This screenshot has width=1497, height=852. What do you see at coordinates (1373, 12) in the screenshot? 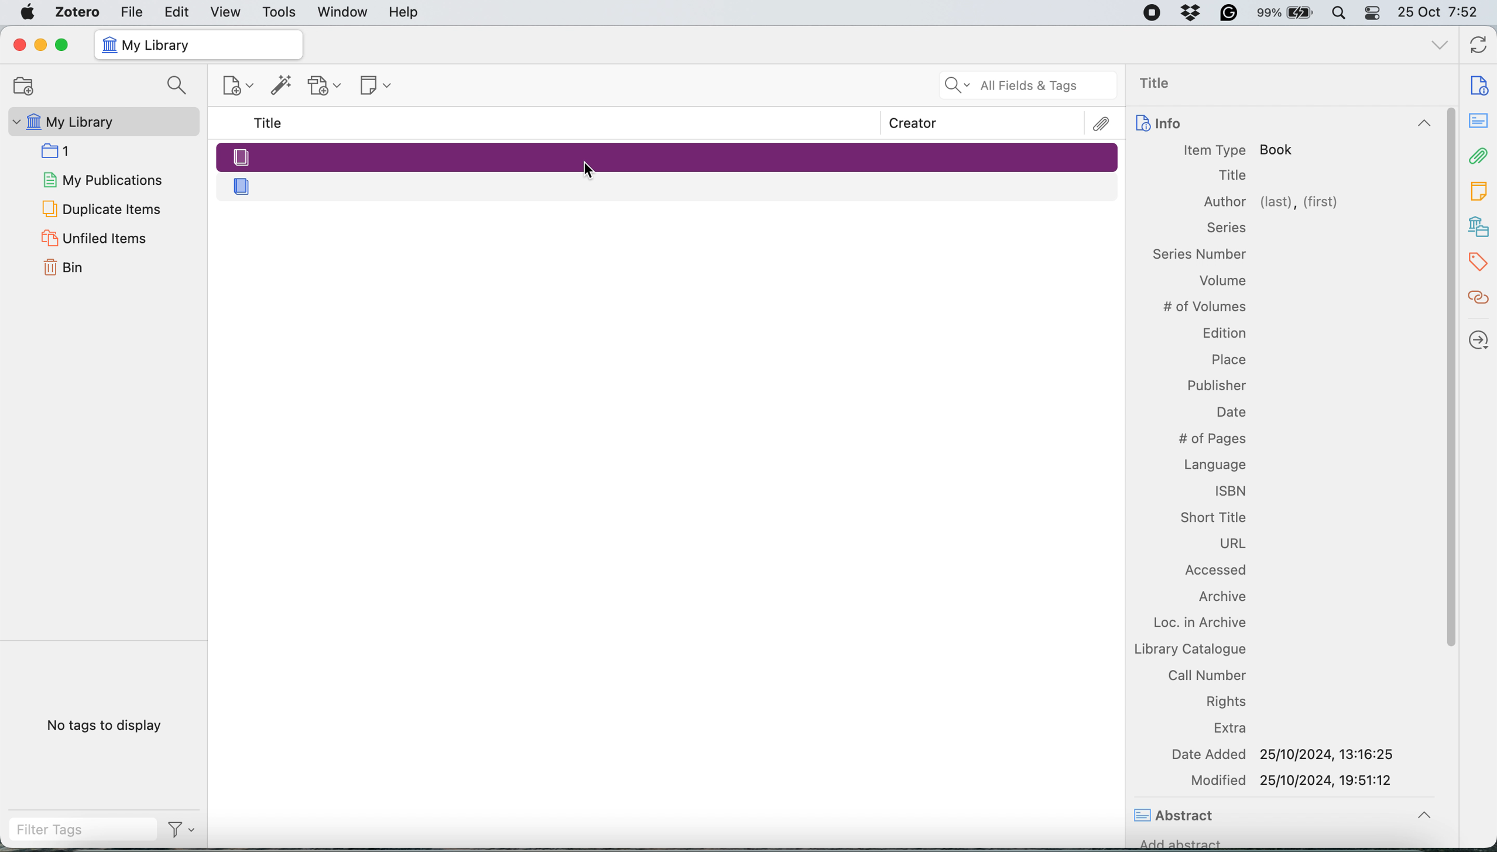
I see `Control Centre` at bounding box center [1373, 12].